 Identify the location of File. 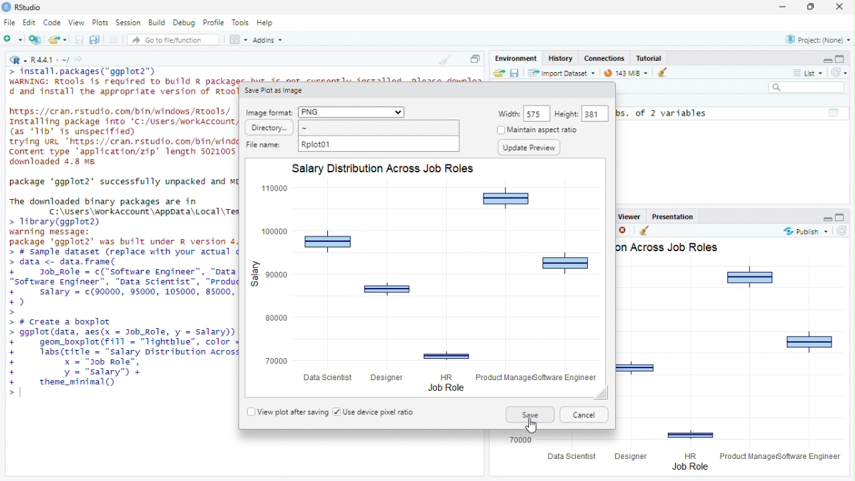
(10, 23).